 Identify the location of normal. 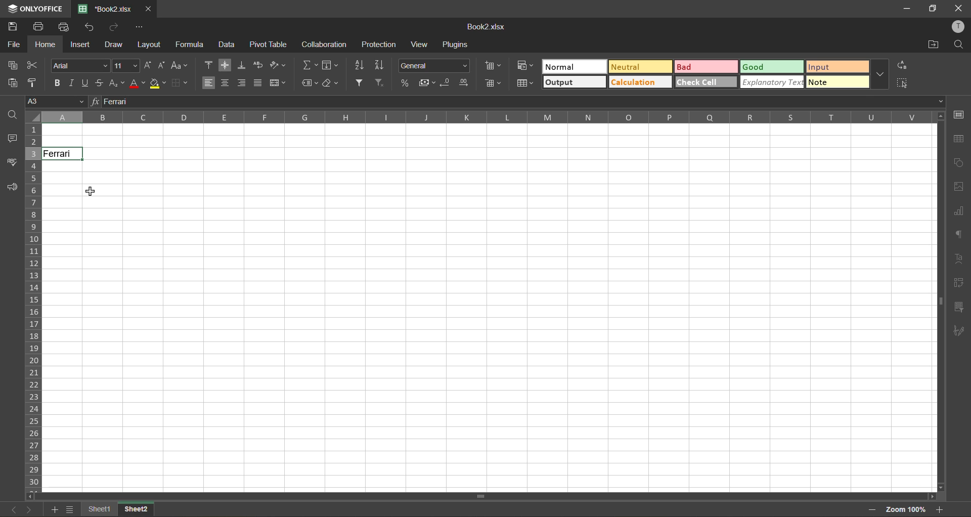
(575, 66).